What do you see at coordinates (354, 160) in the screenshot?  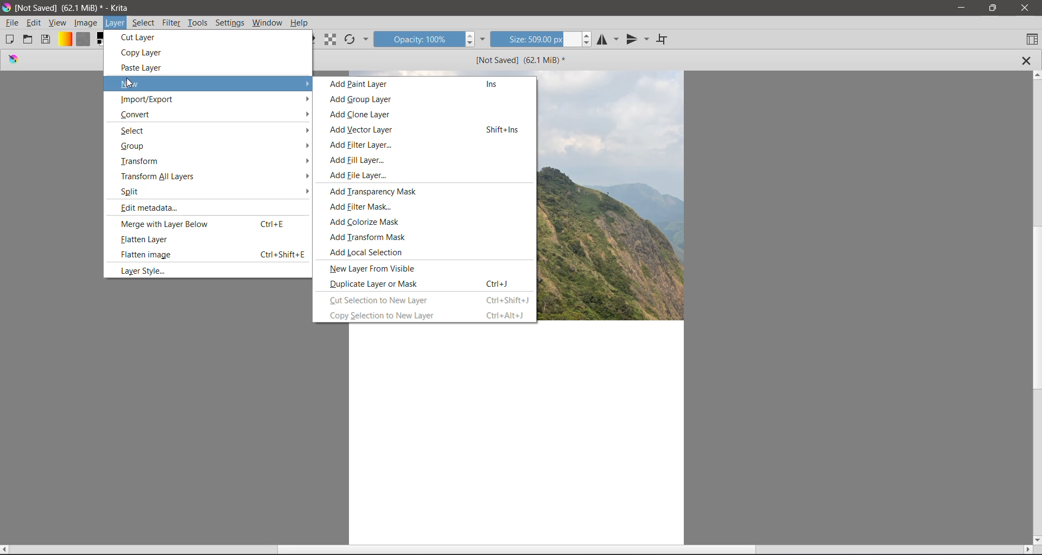 I see `Add Fil Layer` at bounding box center [354, 160].